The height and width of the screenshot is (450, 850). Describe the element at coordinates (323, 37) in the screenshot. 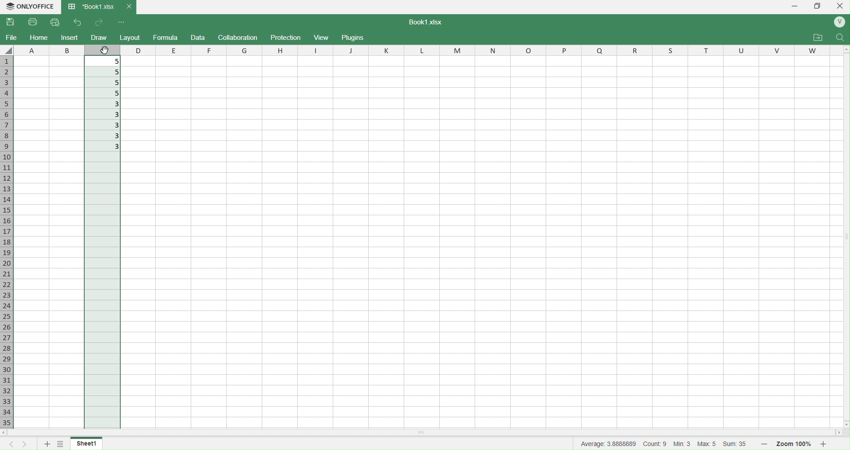

I see `View` at that location.